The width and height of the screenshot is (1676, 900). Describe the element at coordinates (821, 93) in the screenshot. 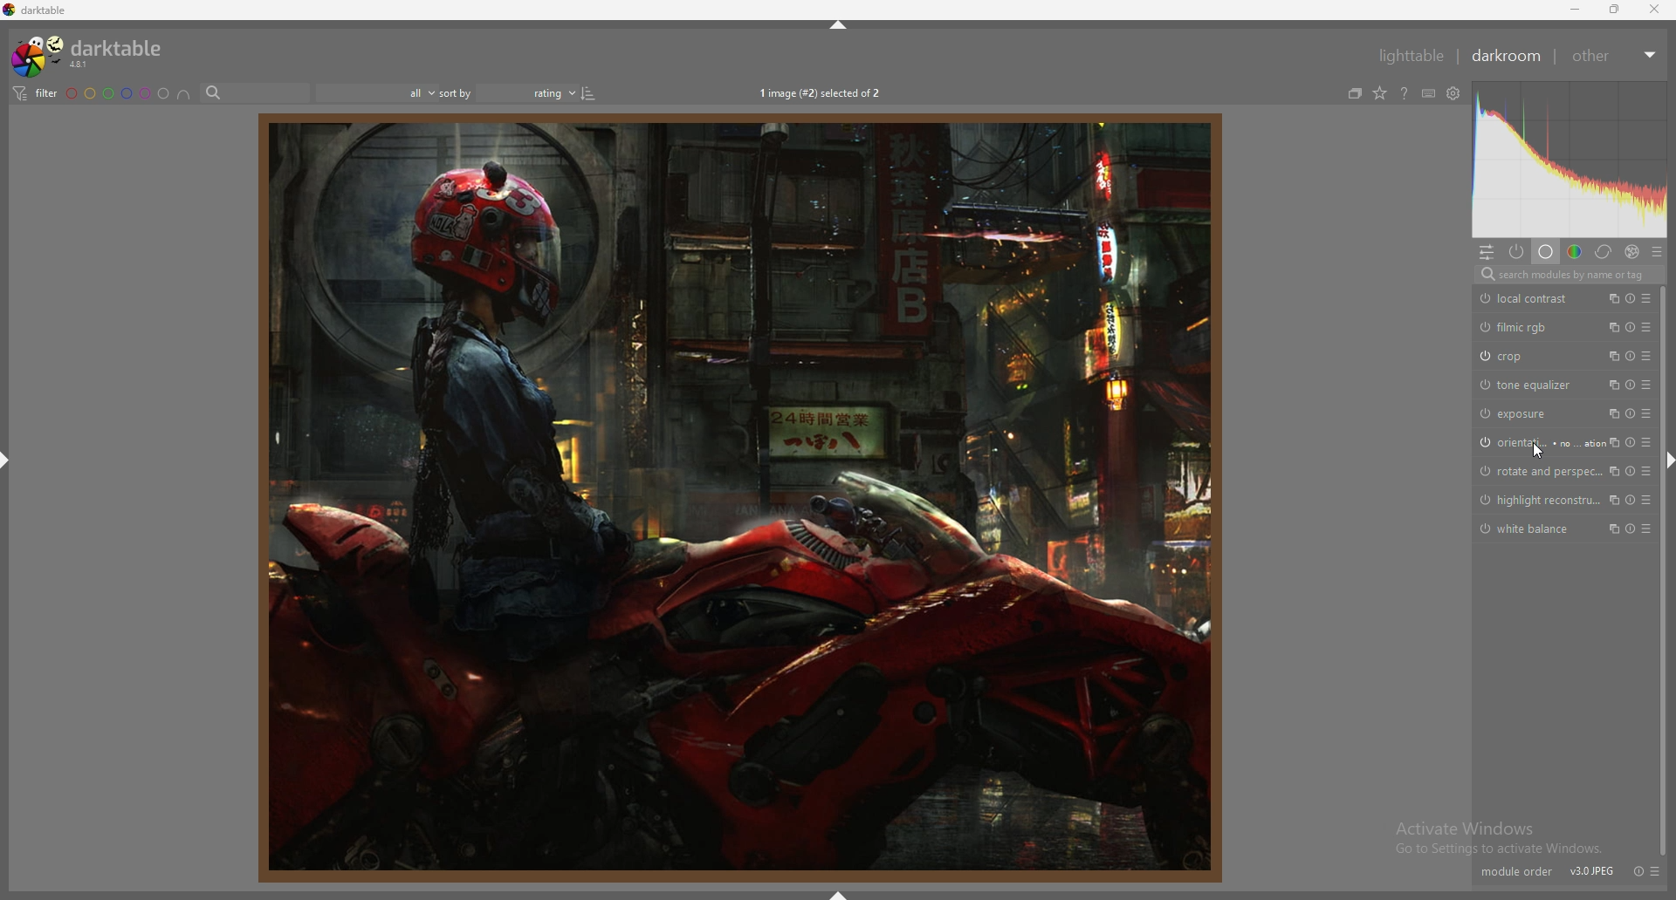

I see `images selected` at that location.